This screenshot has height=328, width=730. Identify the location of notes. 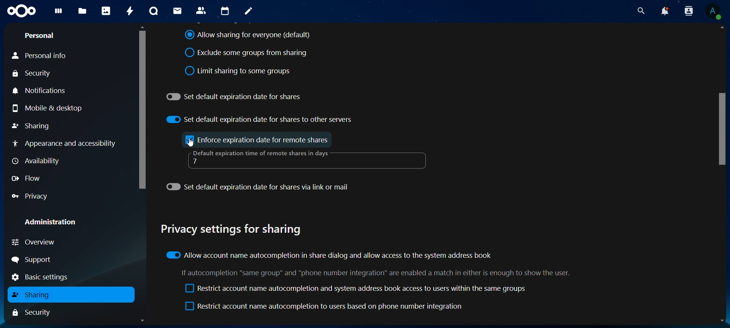
(248, 11).